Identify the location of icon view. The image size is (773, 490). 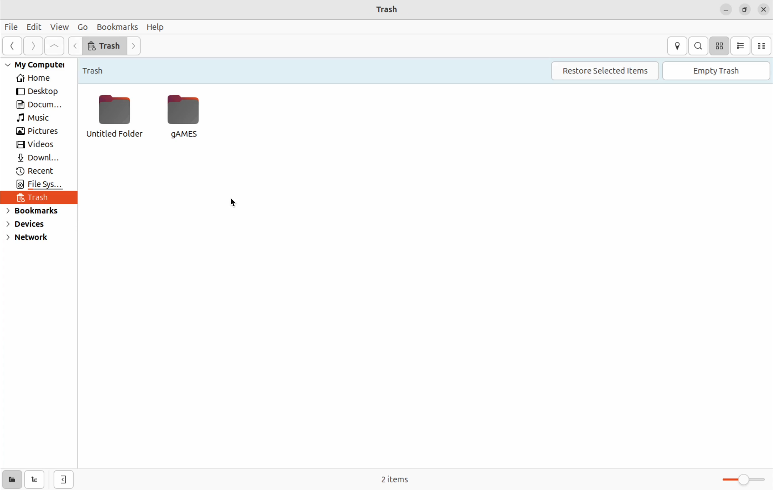
(718, 47).